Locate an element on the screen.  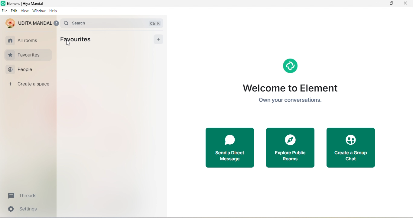
maximize is located at coordinates (391, 4).